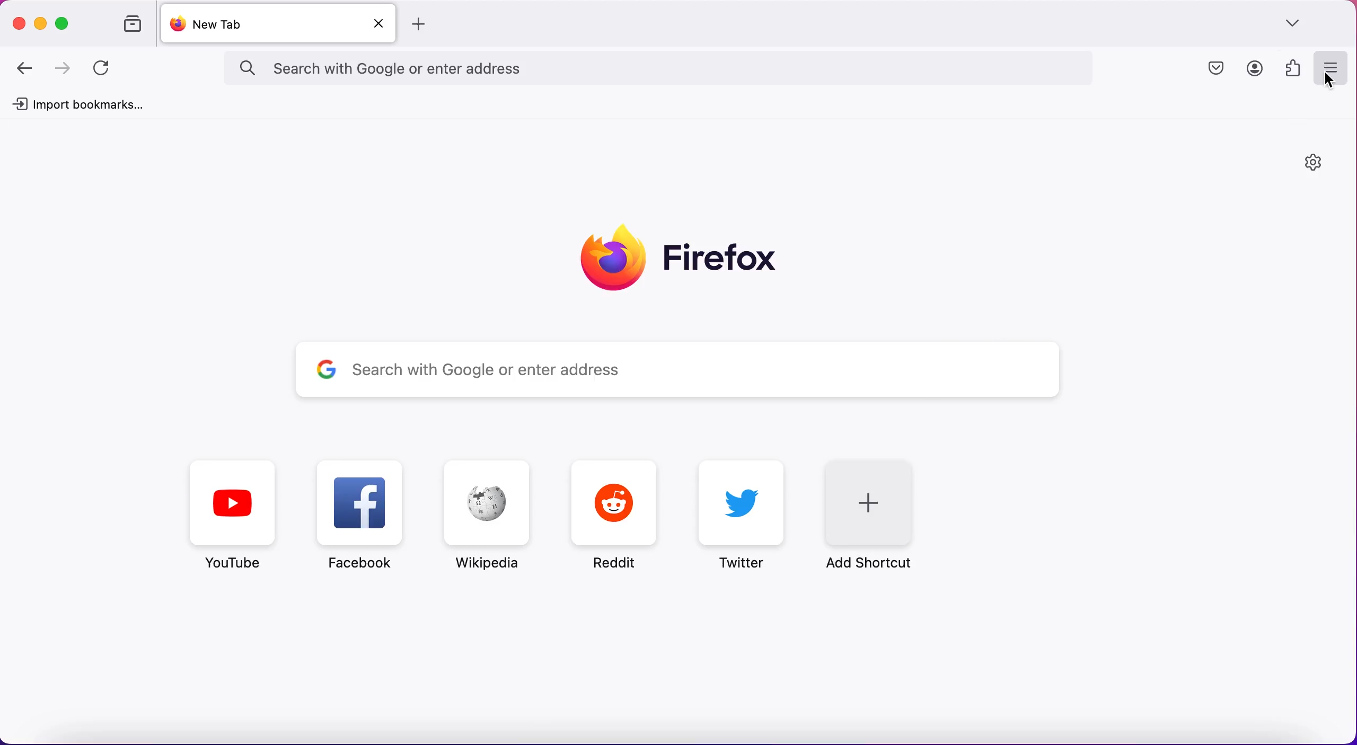 This screenshot has height=745, width=1357. What do you see at coordinates (65, 69) in the screenshot?
I see `go forward one page` at bounding box center [65, 69].